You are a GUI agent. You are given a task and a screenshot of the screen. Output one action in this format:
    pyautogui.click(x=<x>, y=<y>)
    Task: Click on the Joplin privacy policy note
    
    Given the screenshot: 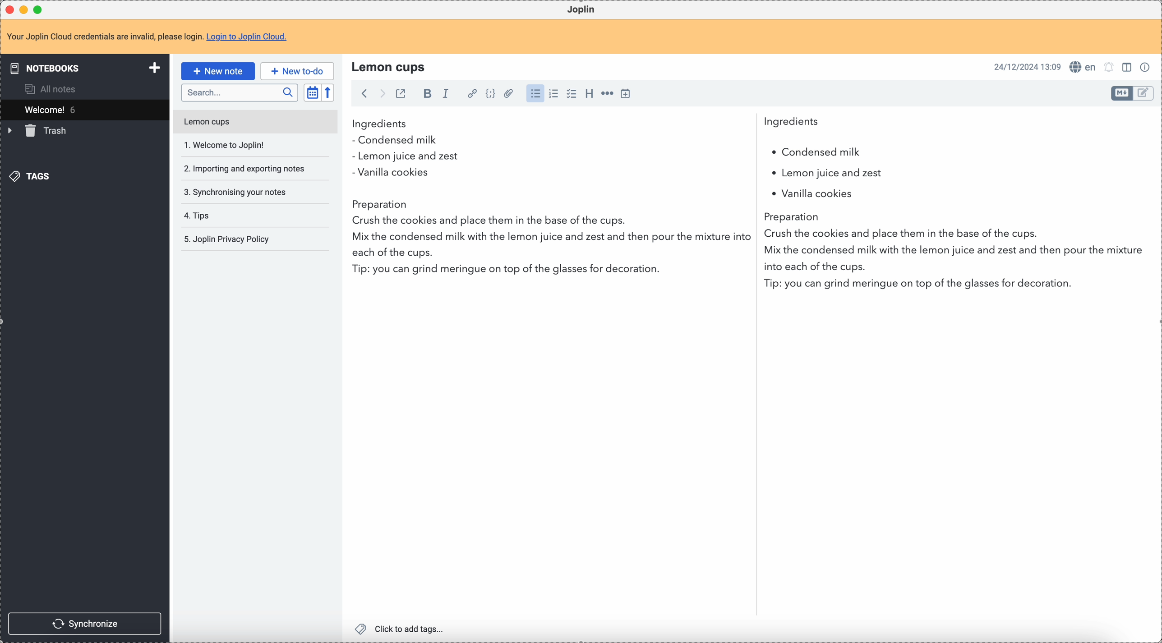 What is the action you would take?
    pyautogui.click(x=229, y=239)
    